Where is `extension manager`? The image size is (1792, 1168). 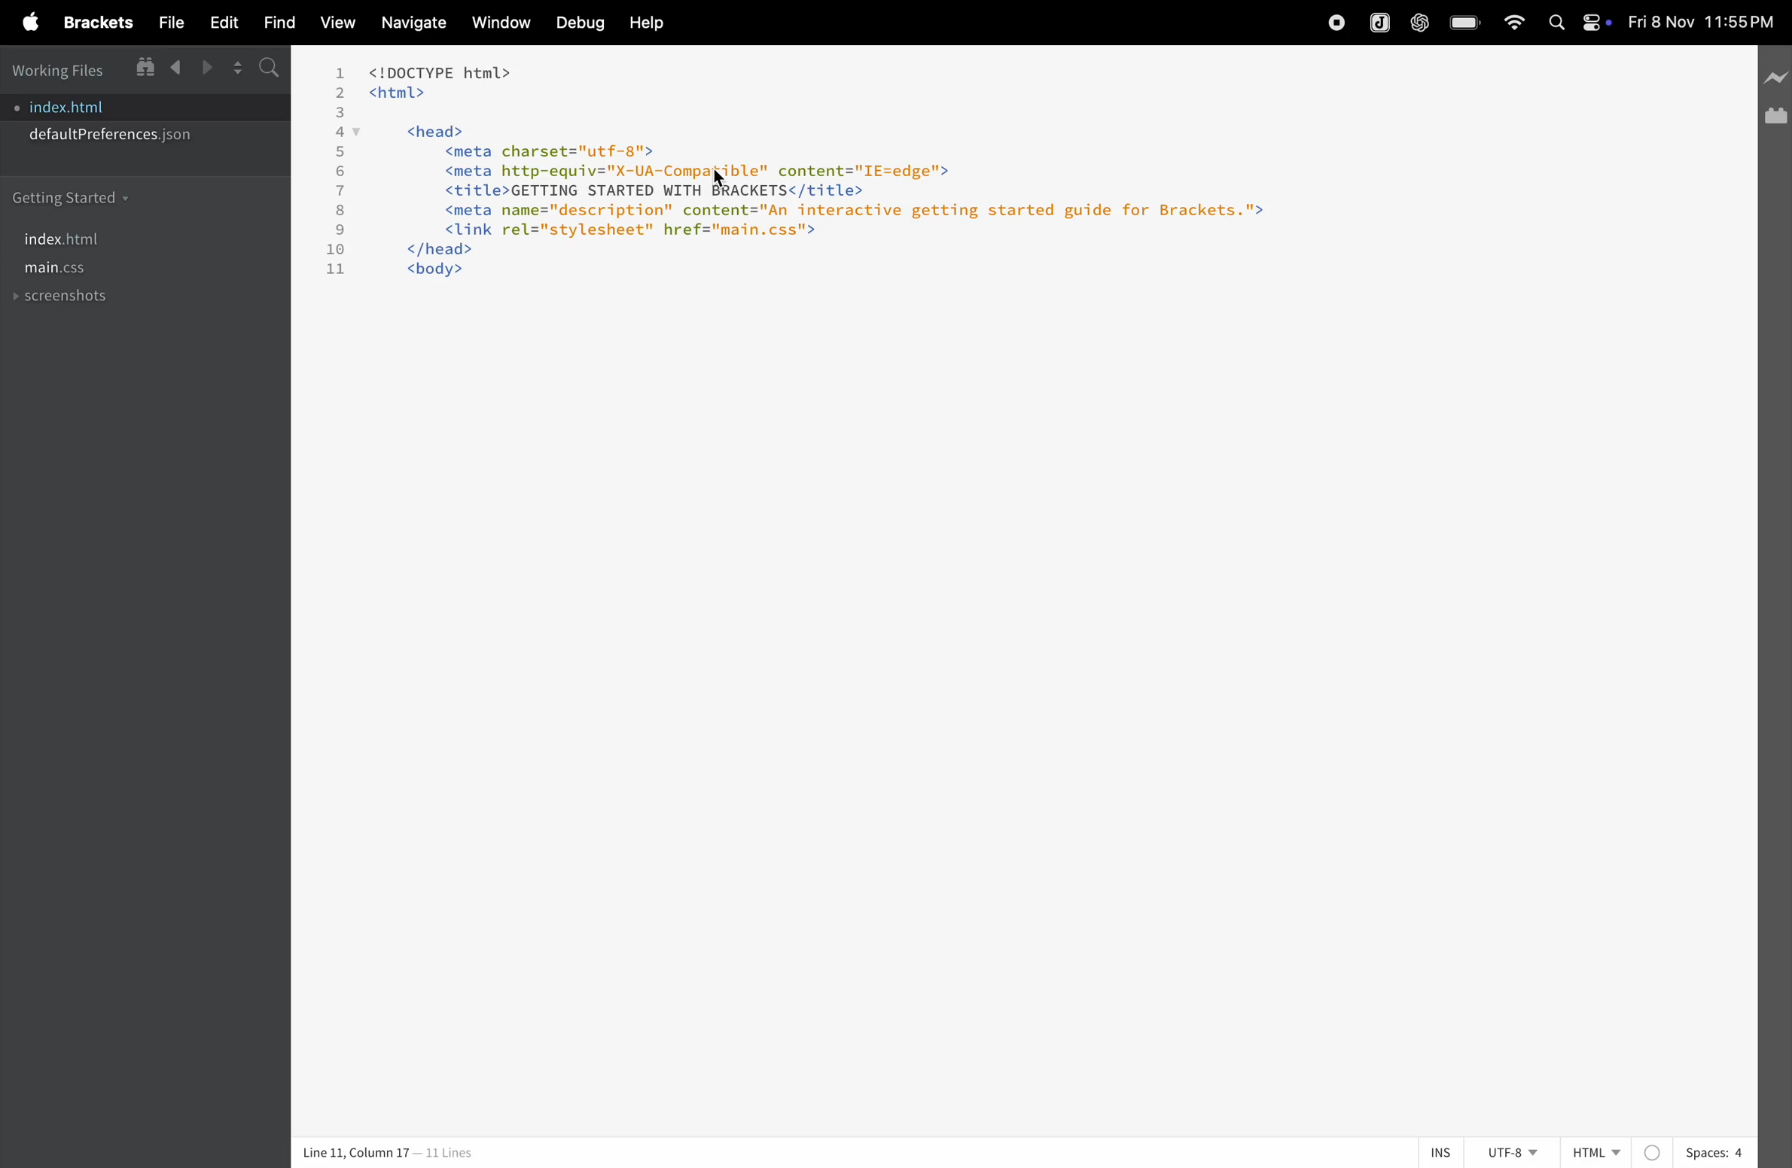 extension manager is located at coordinates (1775, 120).